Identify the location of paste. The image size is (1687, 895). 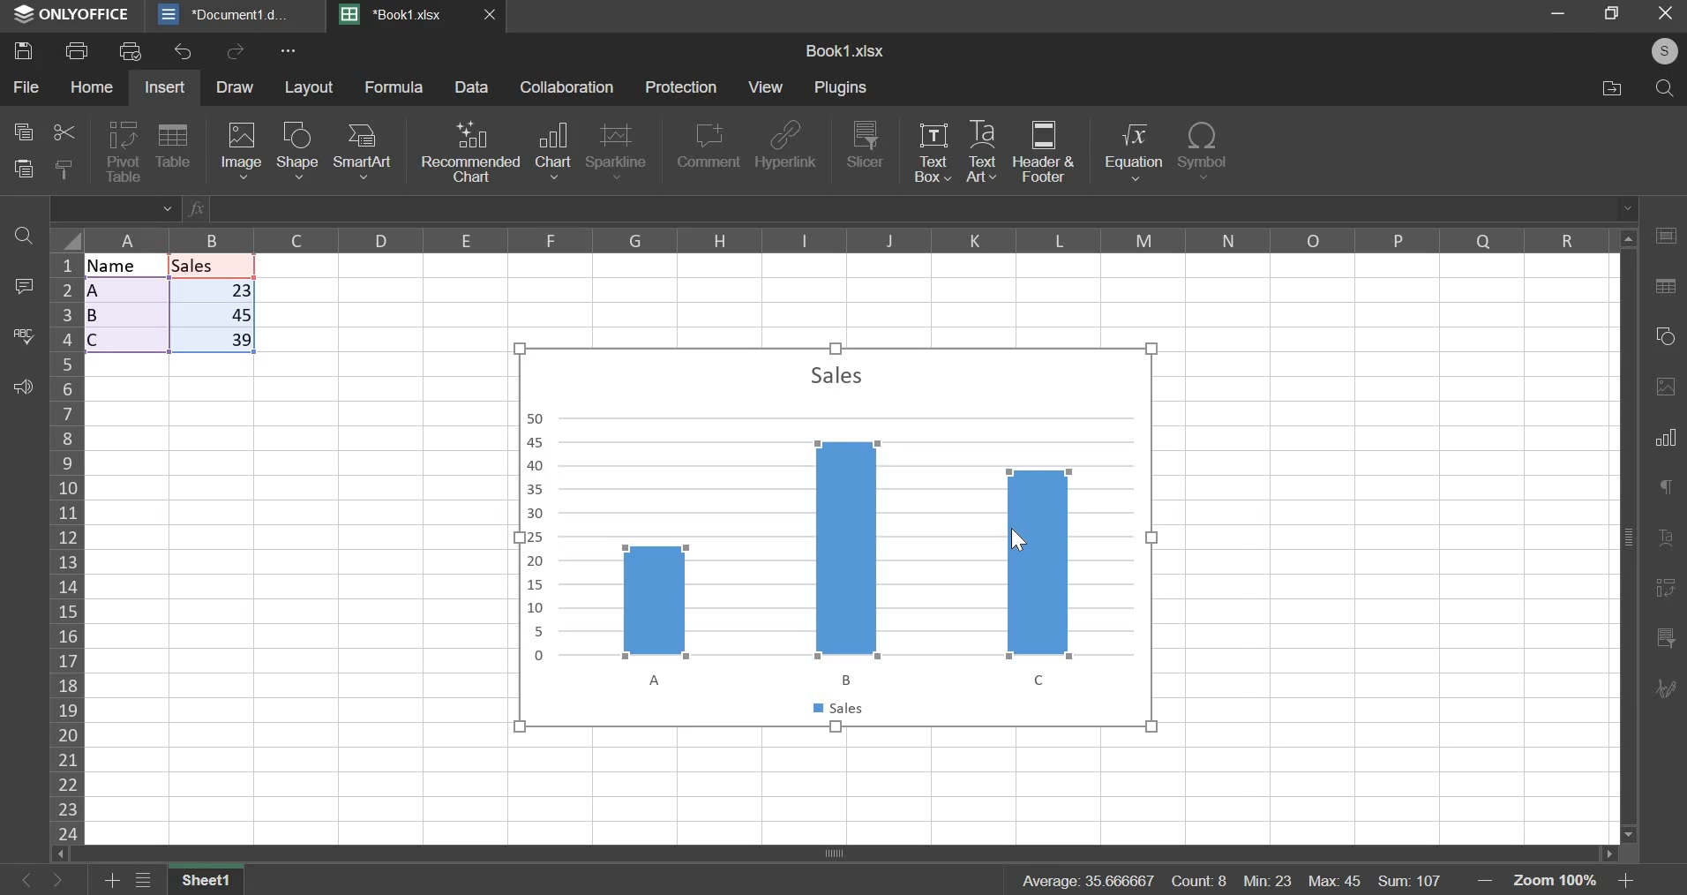
(25, 169).